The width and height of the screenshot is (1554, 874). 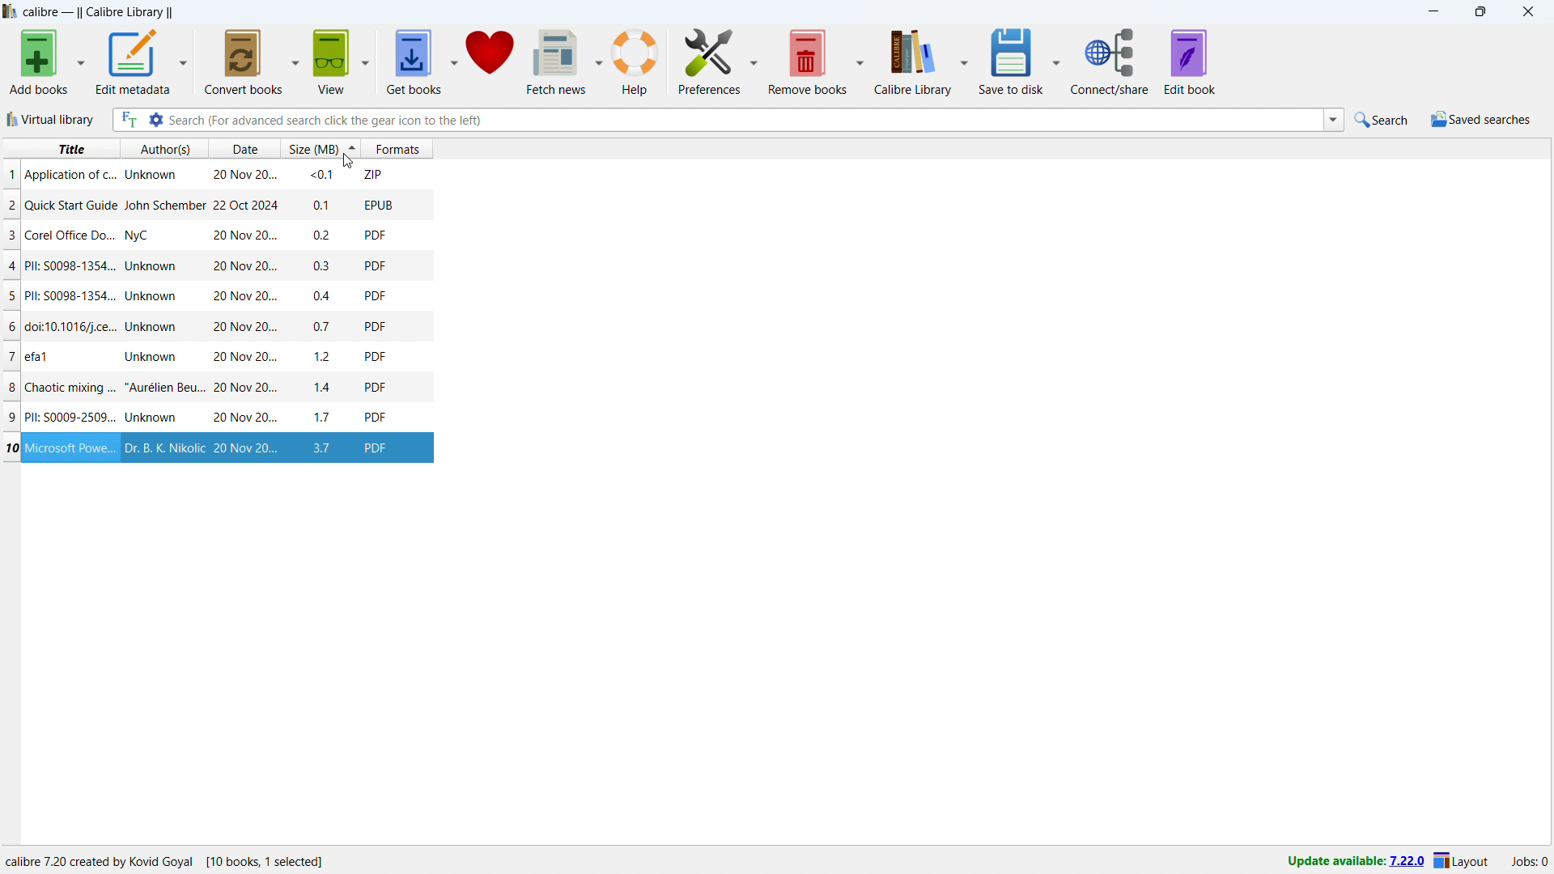 What do you see at coordinates (861, 61) in the screenshot?
I see `save to disk options` at bounding box center [861, 61].